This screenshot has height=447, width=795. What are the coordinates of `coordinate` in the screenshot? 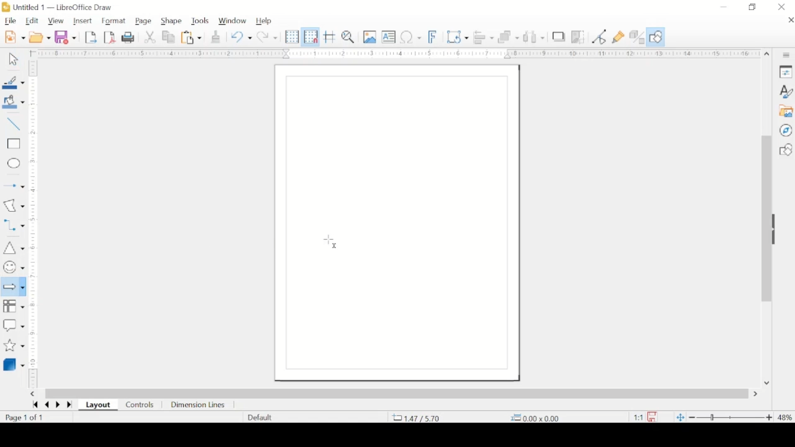 It's located at (535, 418).